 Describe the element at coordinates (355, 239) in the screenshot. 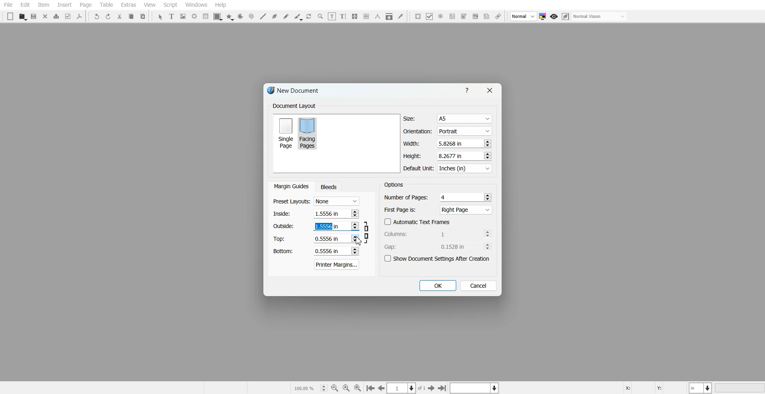

I see `Increase and decrease No. ` at that location.